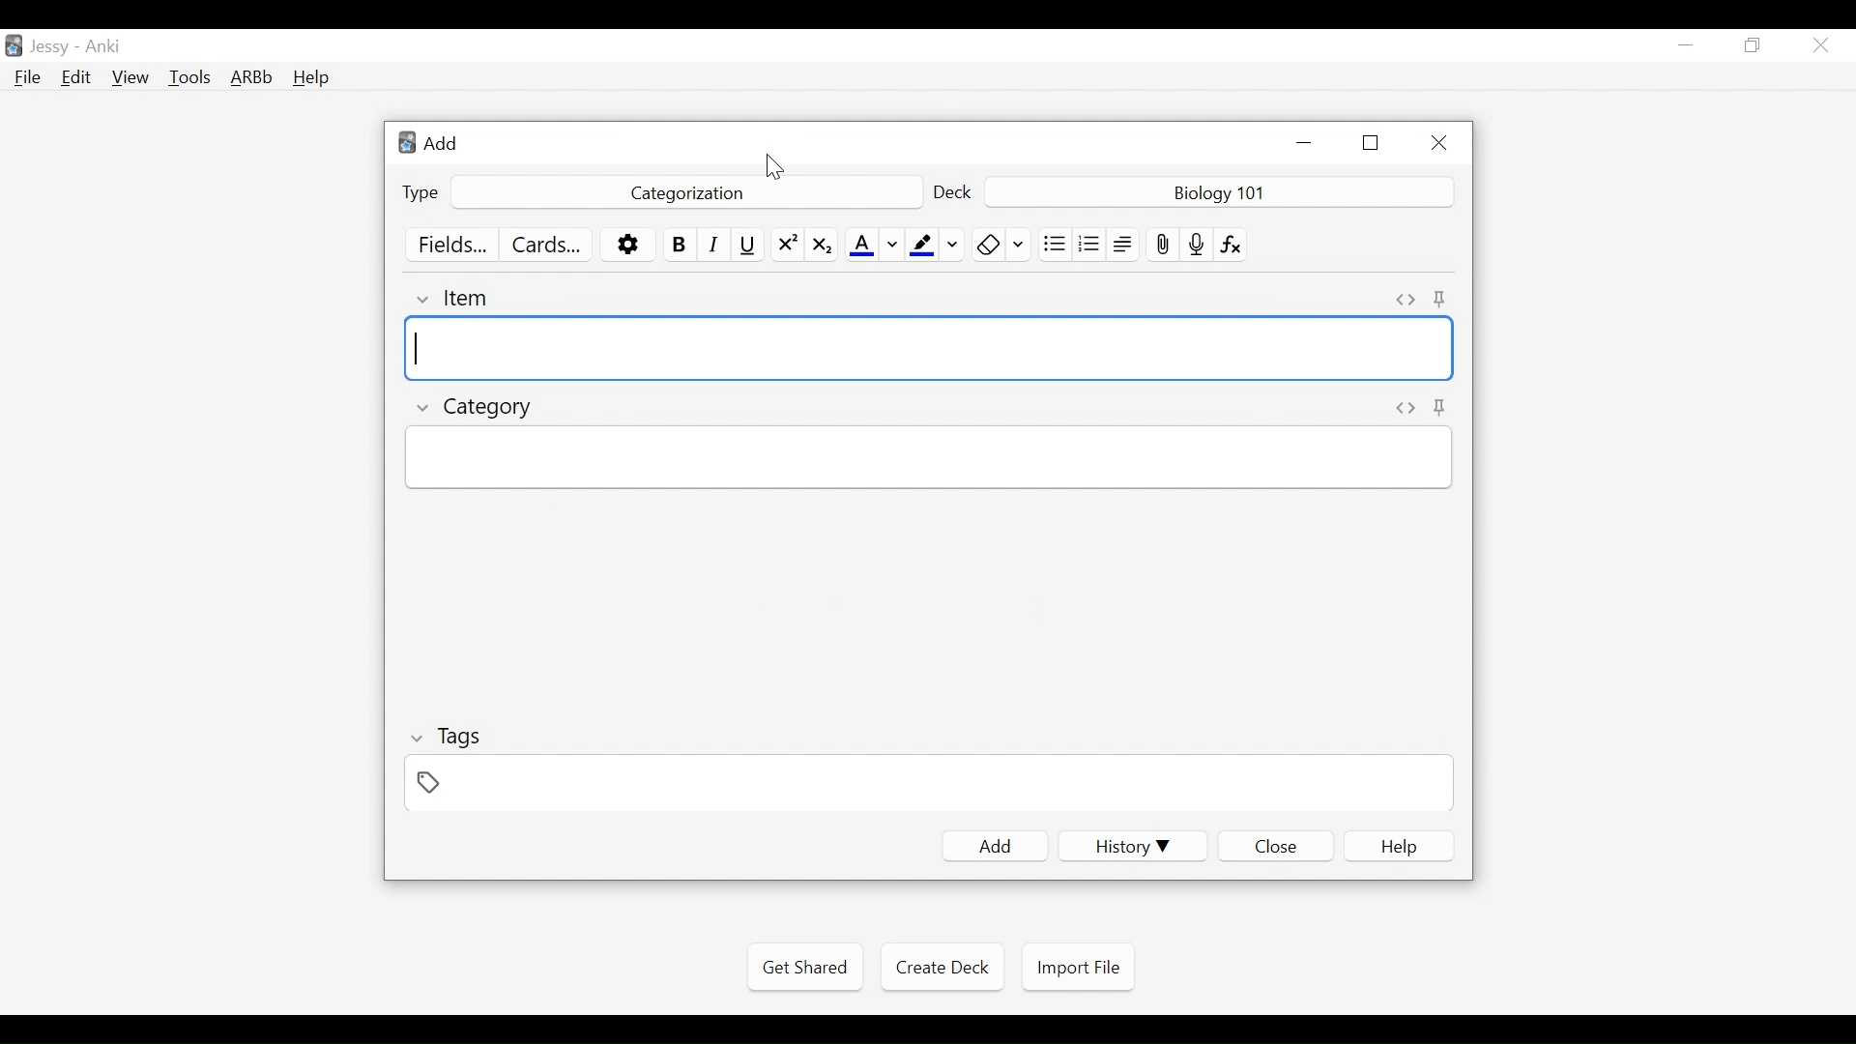  Describe the element at coordinates (1442, 301) in the screenshot. I see `Toggle Sticky` at that location.